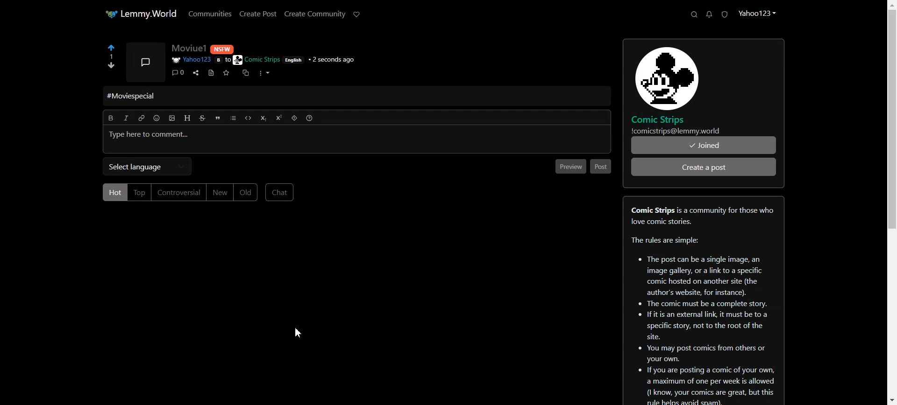 The image size is (897, 405). Describe the element at coordinates (179, 192) in the screenshot. I see `Controversial` at that location.